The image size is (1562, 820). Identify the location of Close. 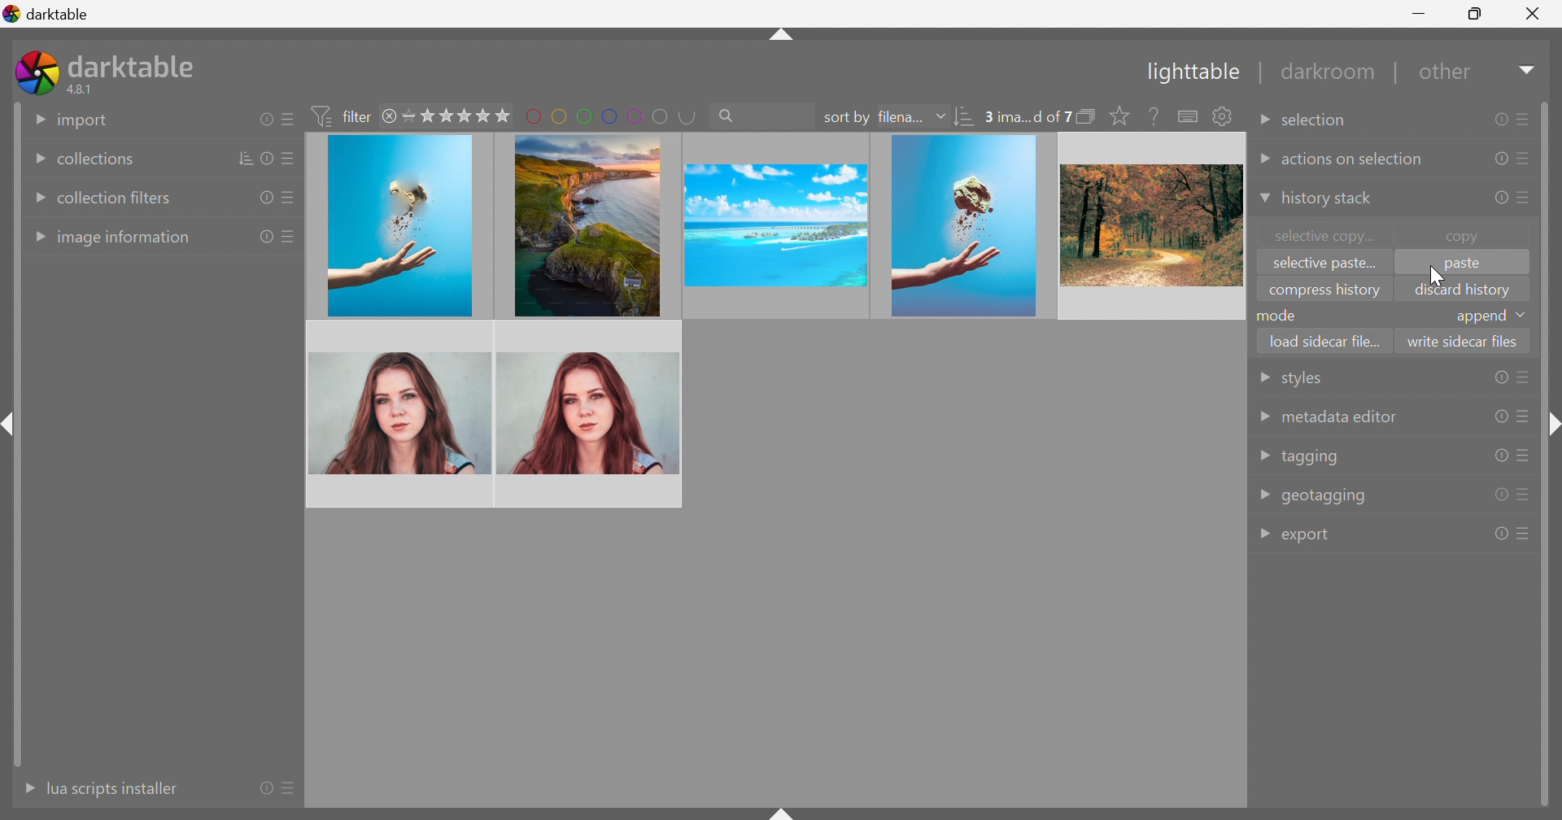
(1534, 17).